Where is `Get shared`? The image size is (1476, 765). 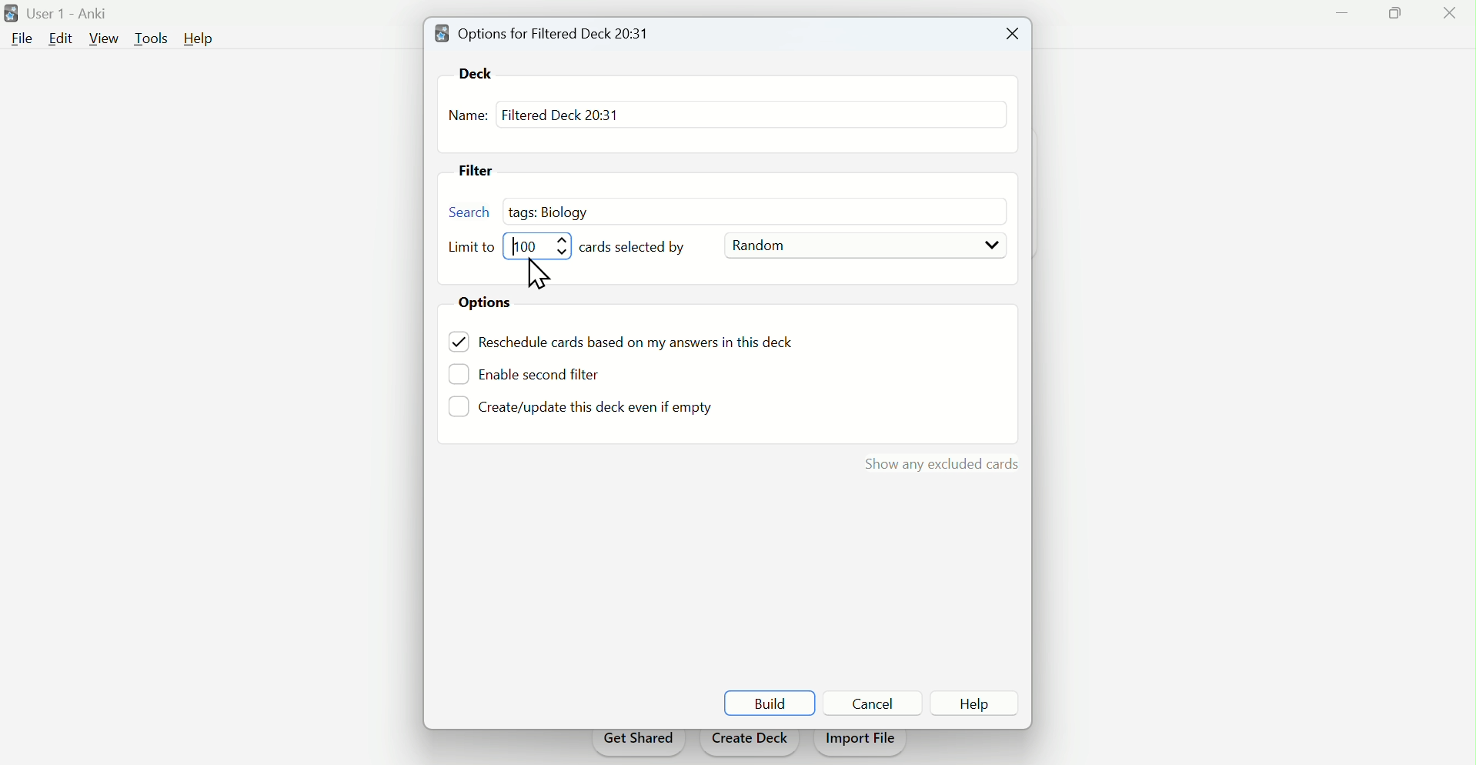 Get shared is located at coordinates (637, 743).